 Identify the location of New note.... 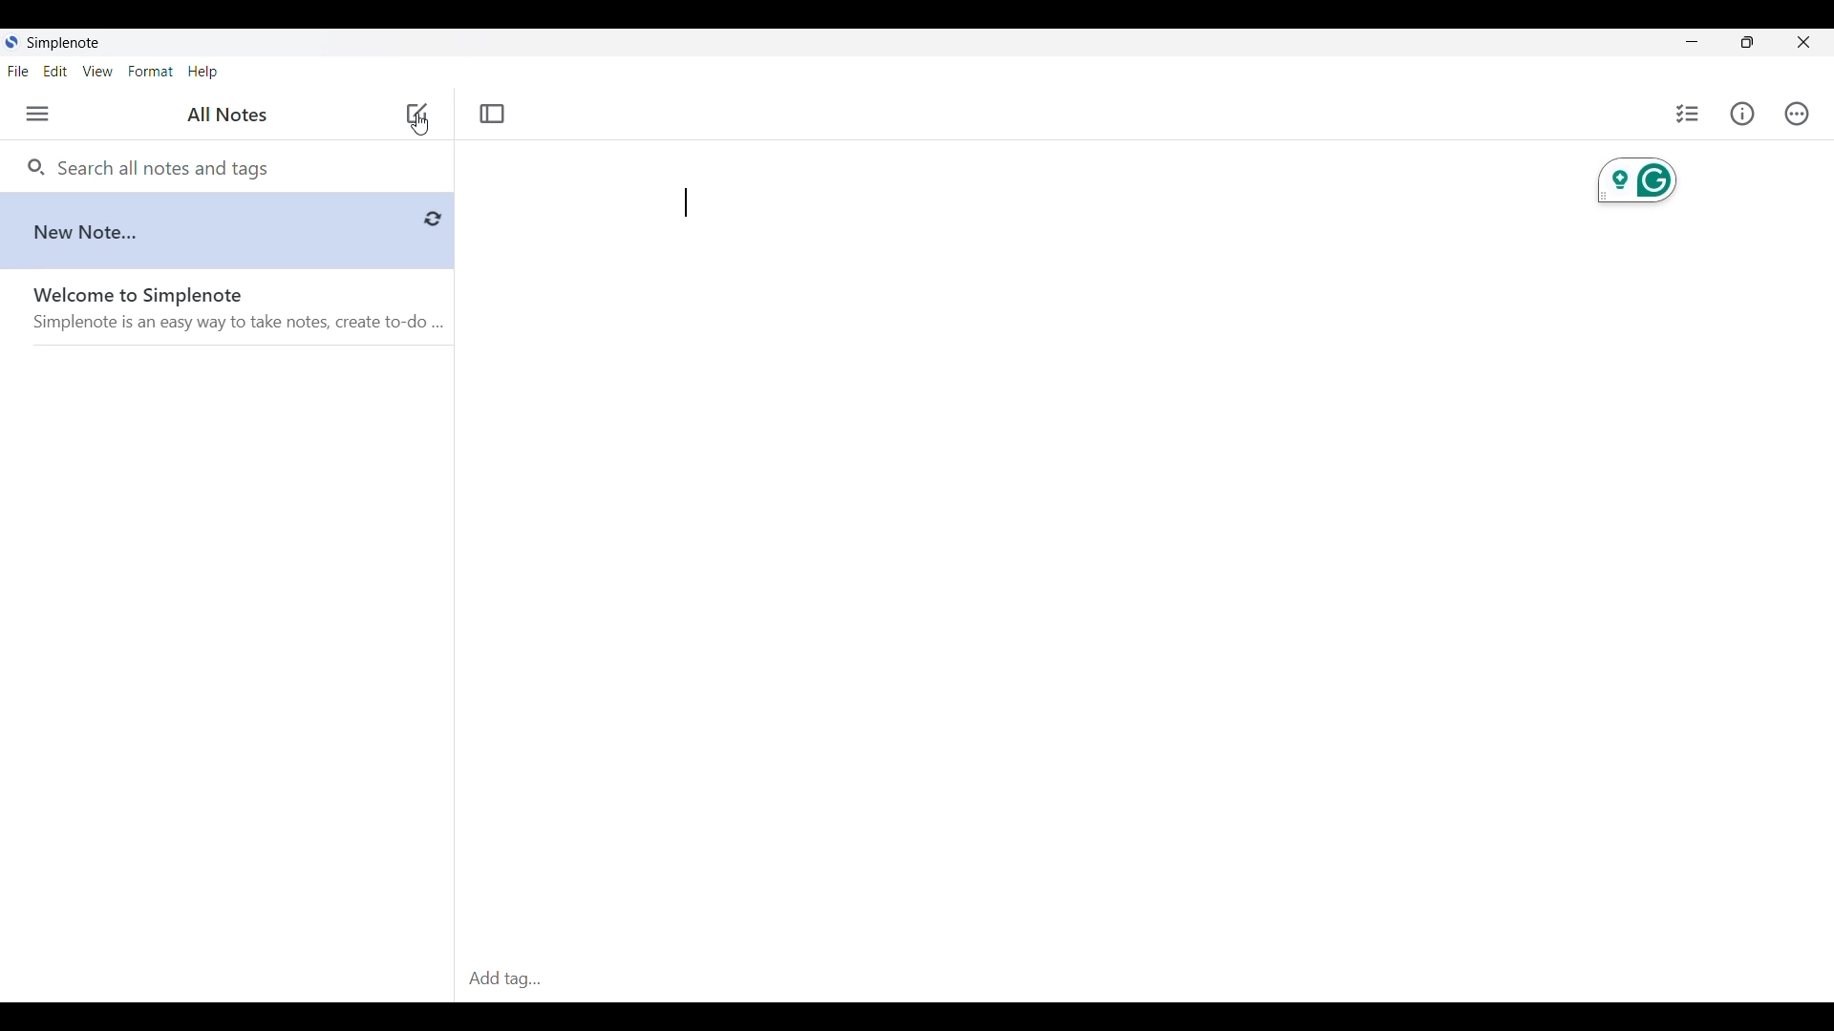
(228, 227).